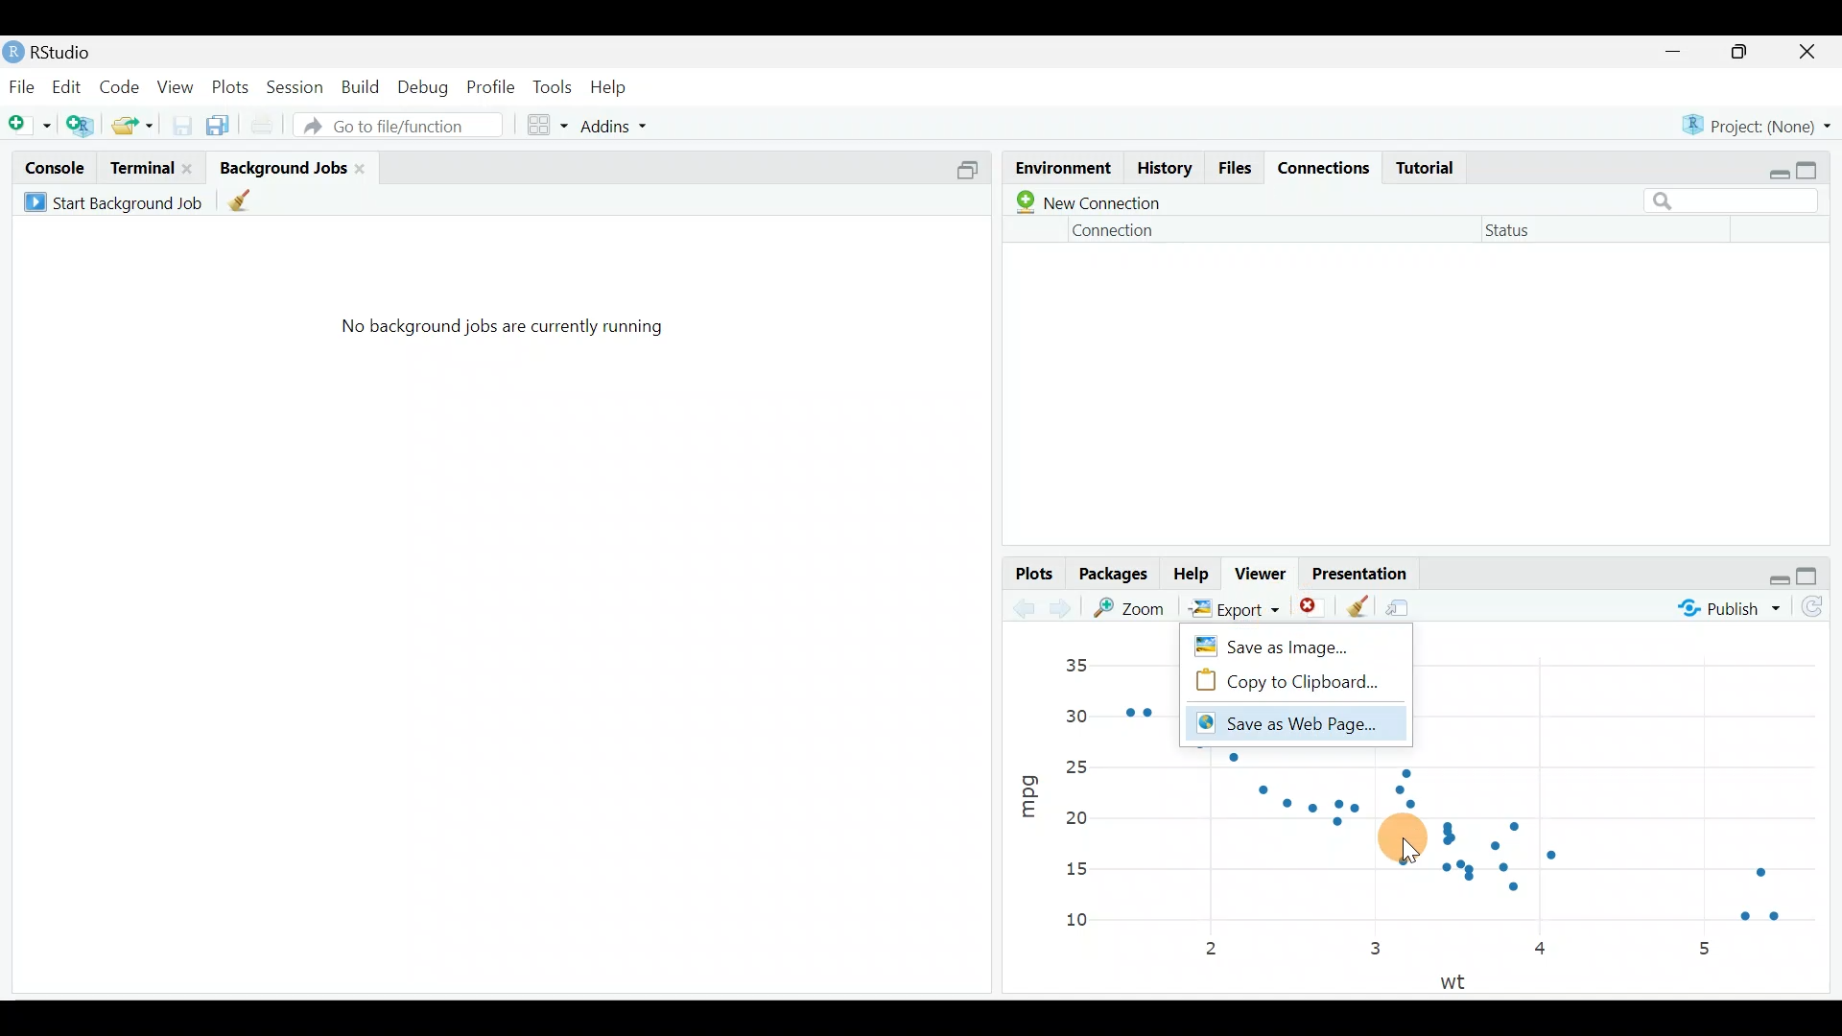 Image resolution: width=1842 pixels, height=1036 pixels. Describe the element at coordinates (1075, 665) in the screenshot. I see `35` at that location.